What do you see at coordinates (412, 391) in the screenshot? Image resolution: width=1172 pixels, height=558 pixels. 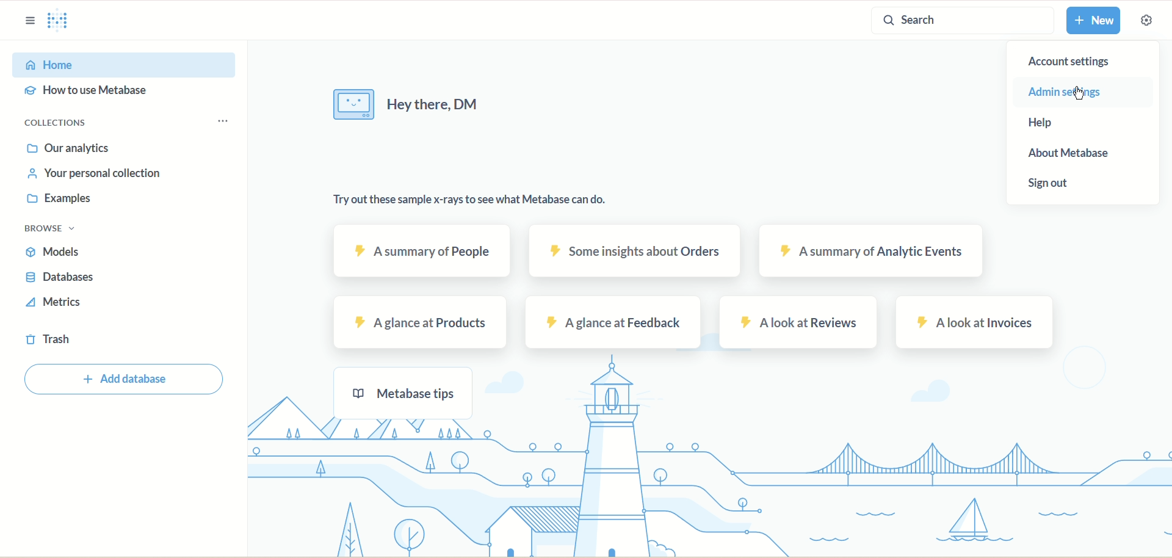 I see `Metabase tips` at bounding box center [412, 391].